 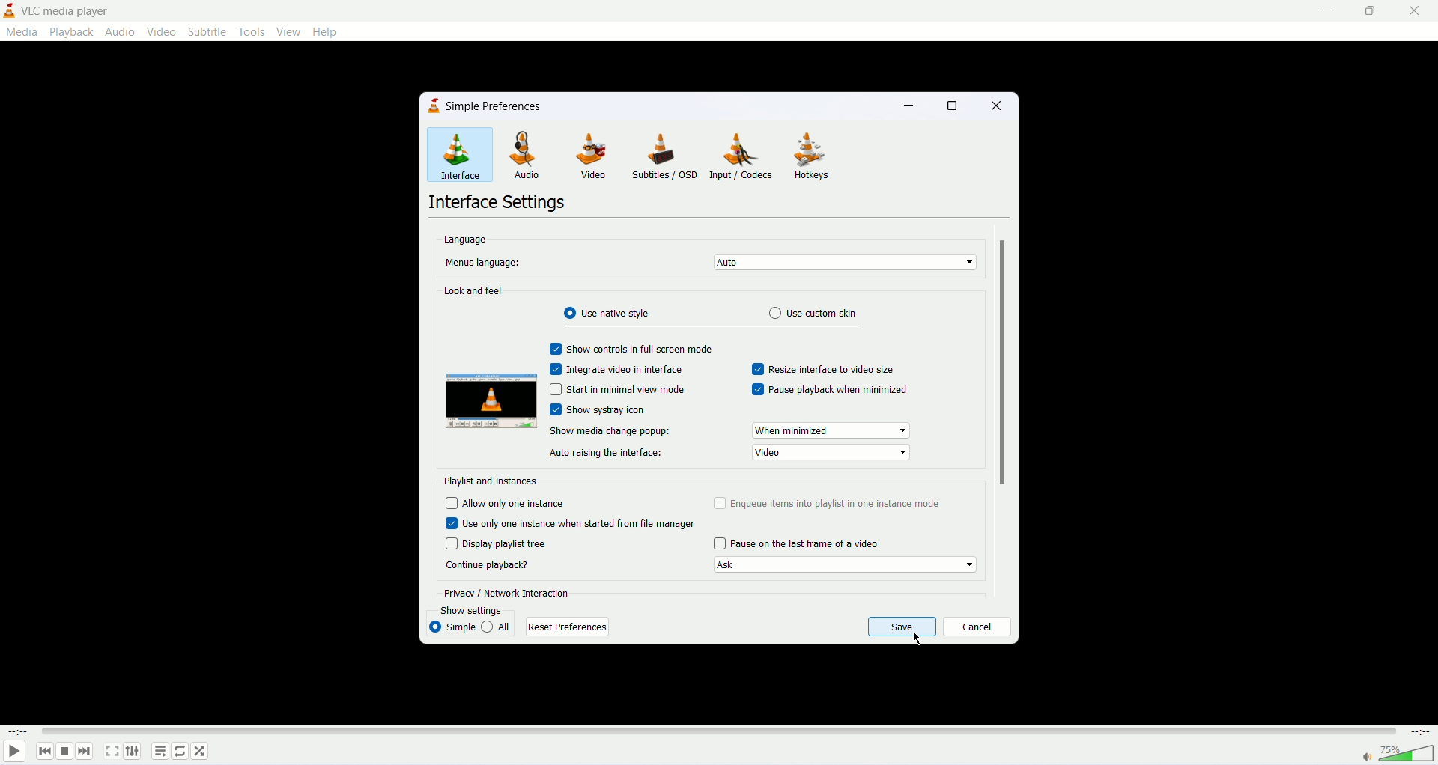 I want to click on progress bar, so click(x=721, y=733).